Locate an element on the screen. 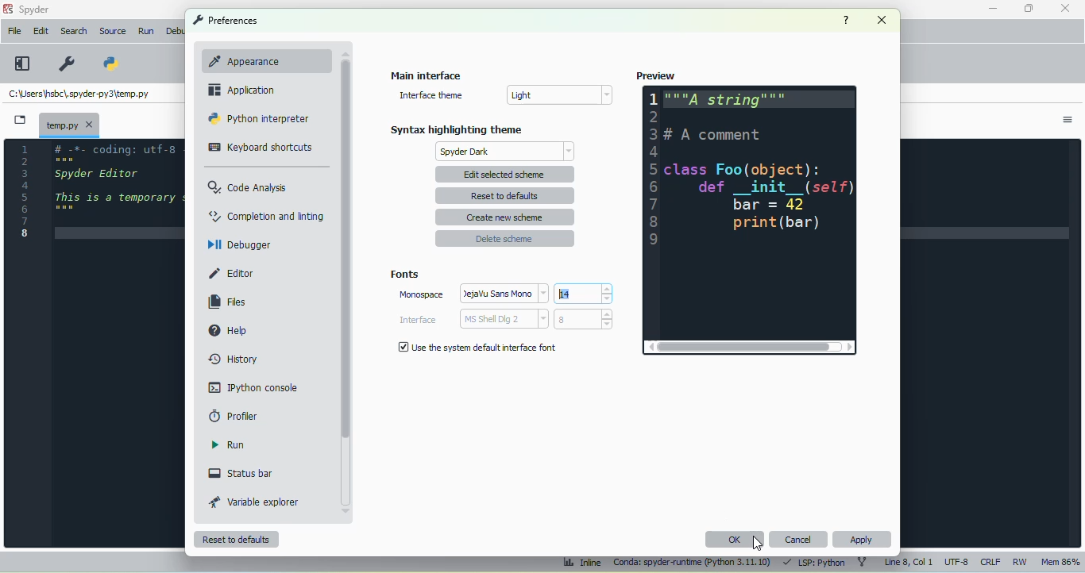 This screenshot has height=573, width=1085. 14 is located at coordinates (577, 293).